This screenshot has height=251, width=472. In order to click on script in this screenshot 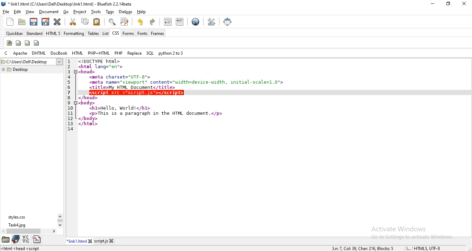, I will do `click(101, 241)`.